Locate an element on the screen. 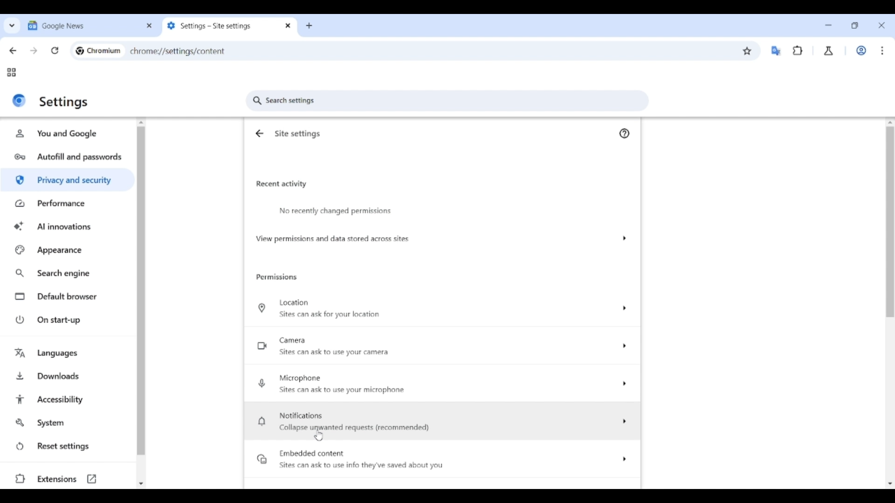  Chromium logo is located at coordinates (80, 51).